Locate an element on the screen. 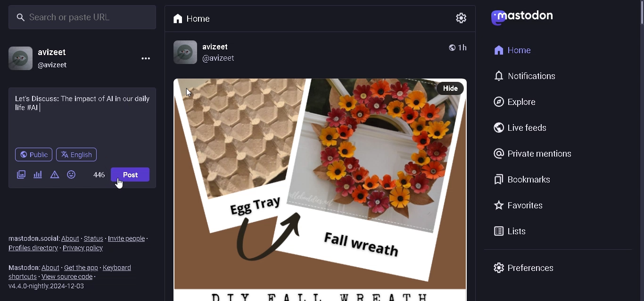 This screenshot has width=644, height=301. DISCUSSION CONTENT is located at coordinates (82, 103).